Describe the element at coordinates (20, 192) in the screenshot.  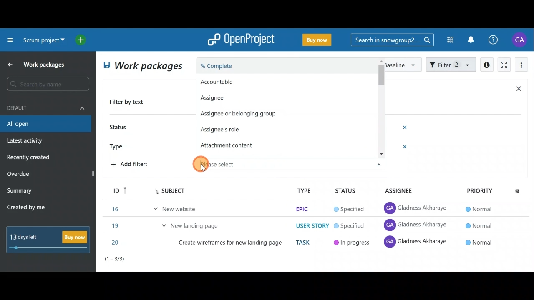
I see `Summary` at that location.